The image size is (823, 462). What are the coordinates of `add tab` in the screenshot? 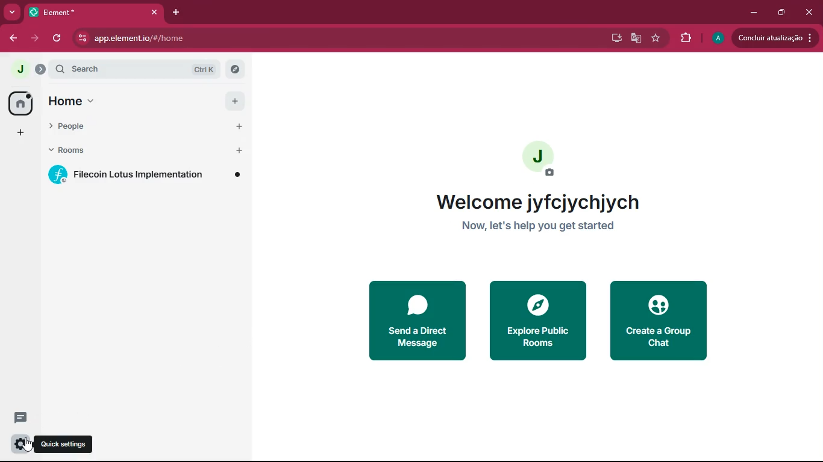 It's located at (177, 12).